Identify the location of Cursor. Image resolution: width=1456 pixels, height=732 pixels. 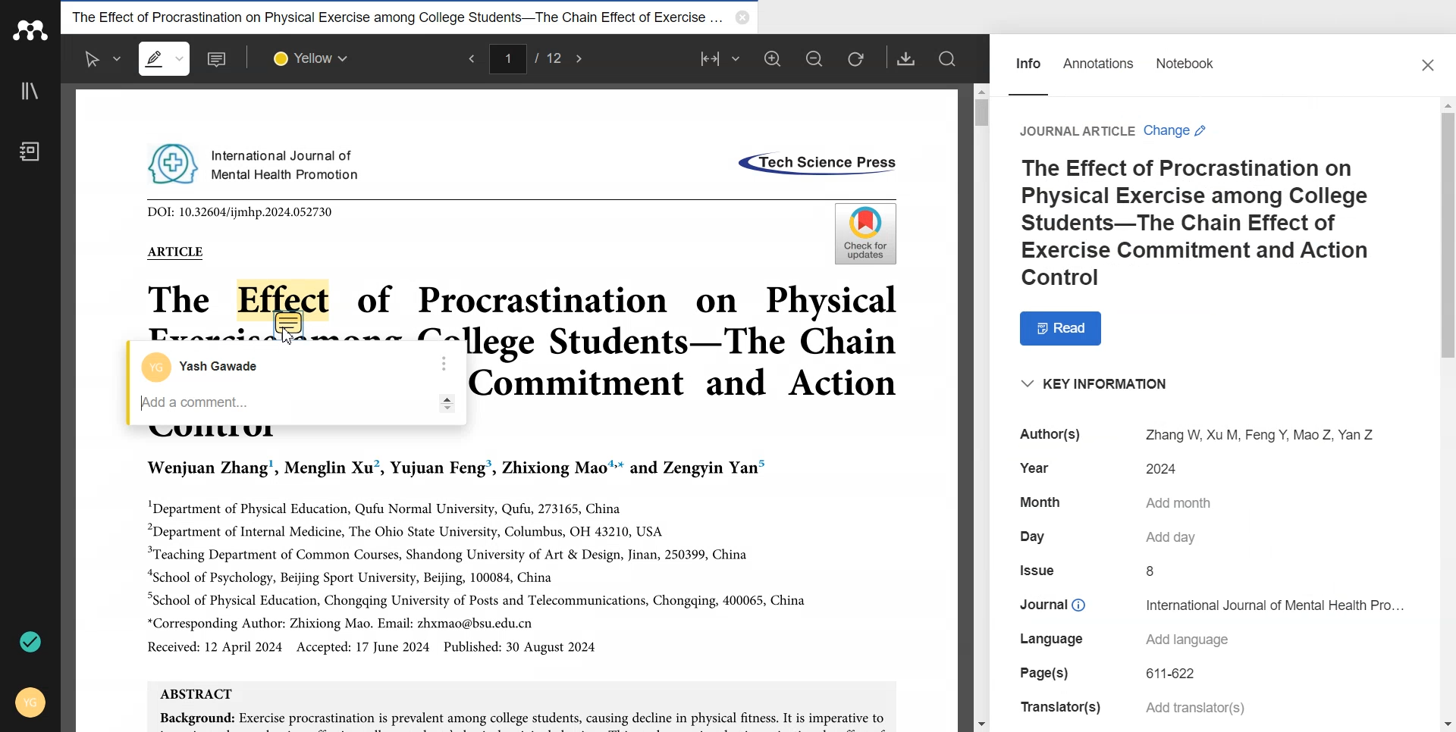
(285, 339).